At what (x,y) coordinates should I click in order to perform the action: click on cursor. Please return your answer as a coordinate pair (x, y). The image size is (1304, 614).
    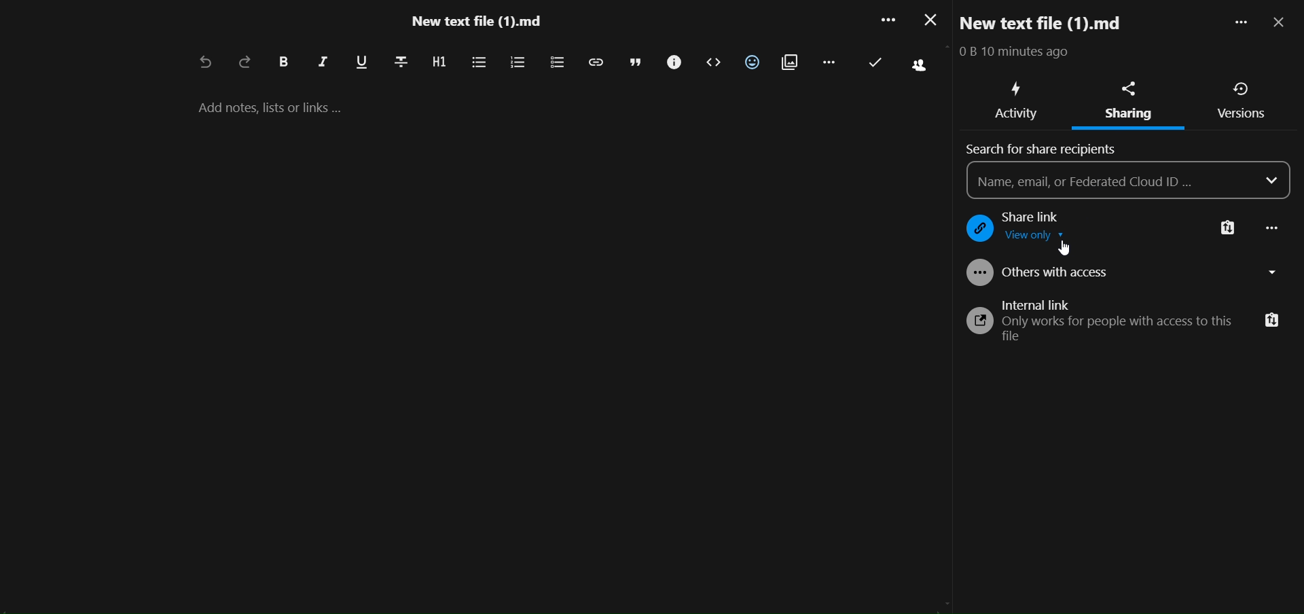
    Looking at the image, I should click on (1065, 248).